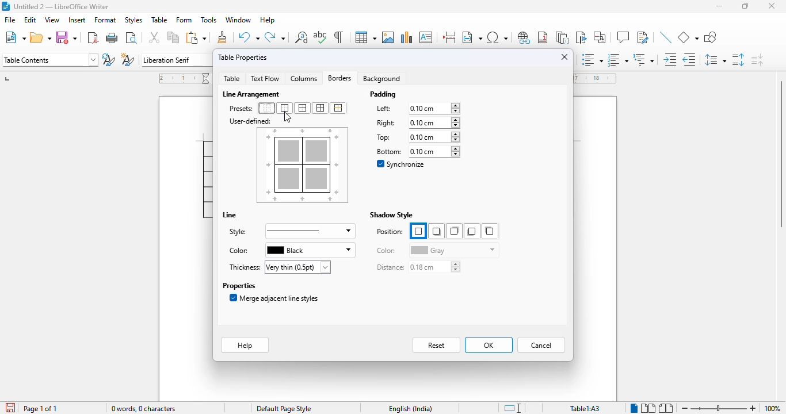  I want to click on insert, so click(78, 20).